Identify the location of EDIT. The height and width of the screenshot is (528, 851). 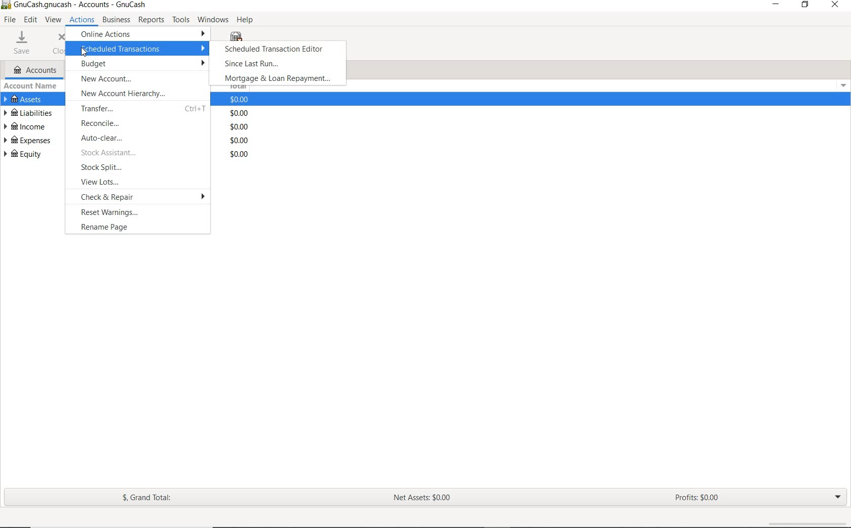
(31, 20).